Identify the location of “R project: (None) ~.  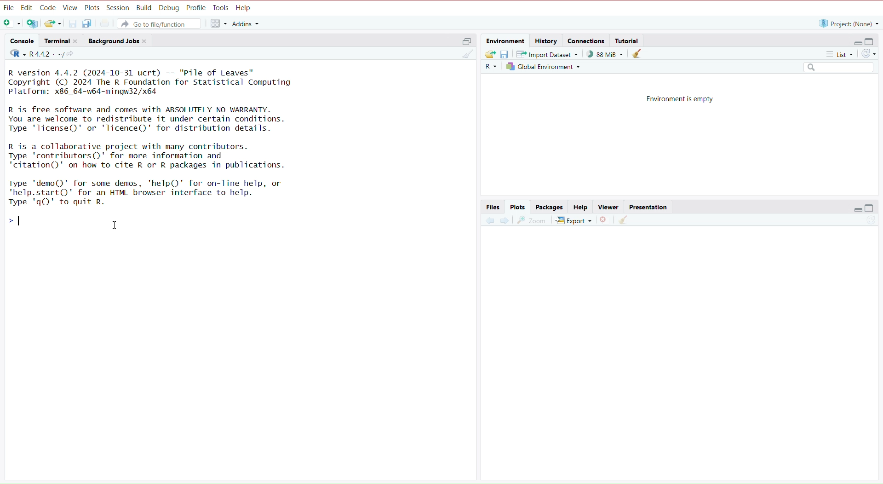
(849, 22).